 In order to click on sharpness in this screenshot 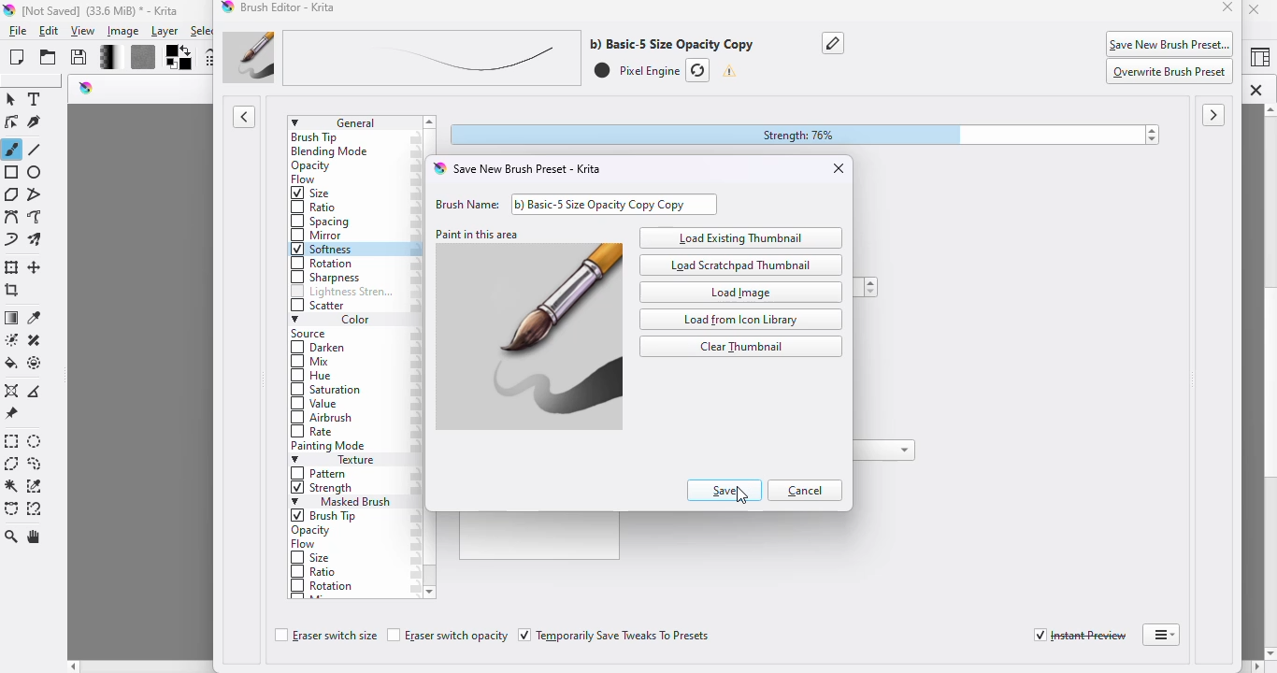, I will do `click(325, 278)`.